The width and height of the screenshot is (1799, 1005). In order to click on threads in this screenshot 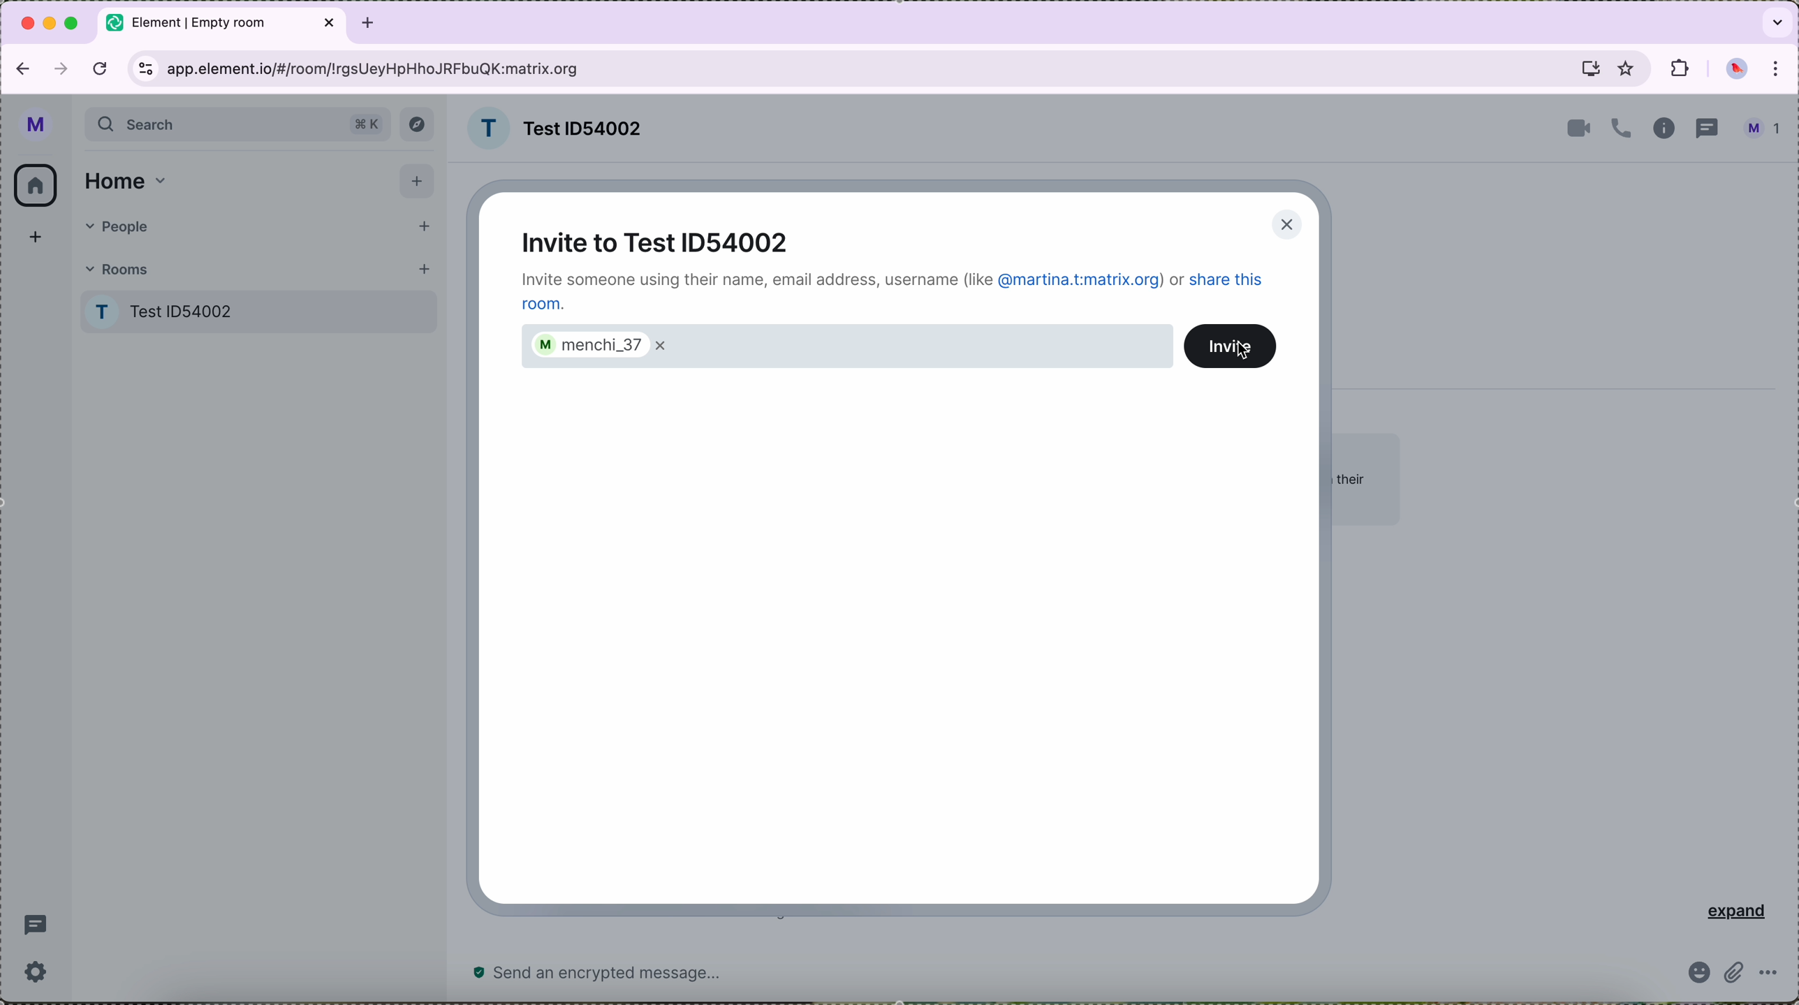, I will do `click(40, 924)`.